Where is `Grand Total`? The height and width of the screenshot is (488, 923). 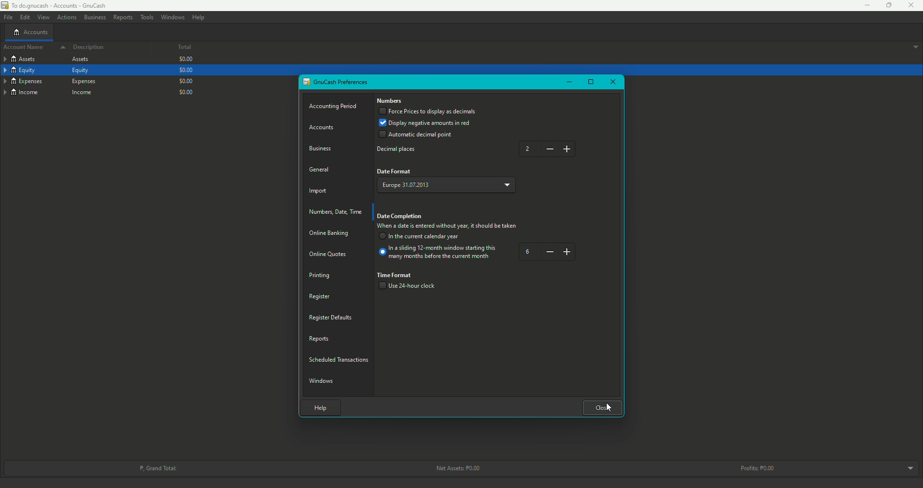 Grand Total is located at coordinates (157, 467).